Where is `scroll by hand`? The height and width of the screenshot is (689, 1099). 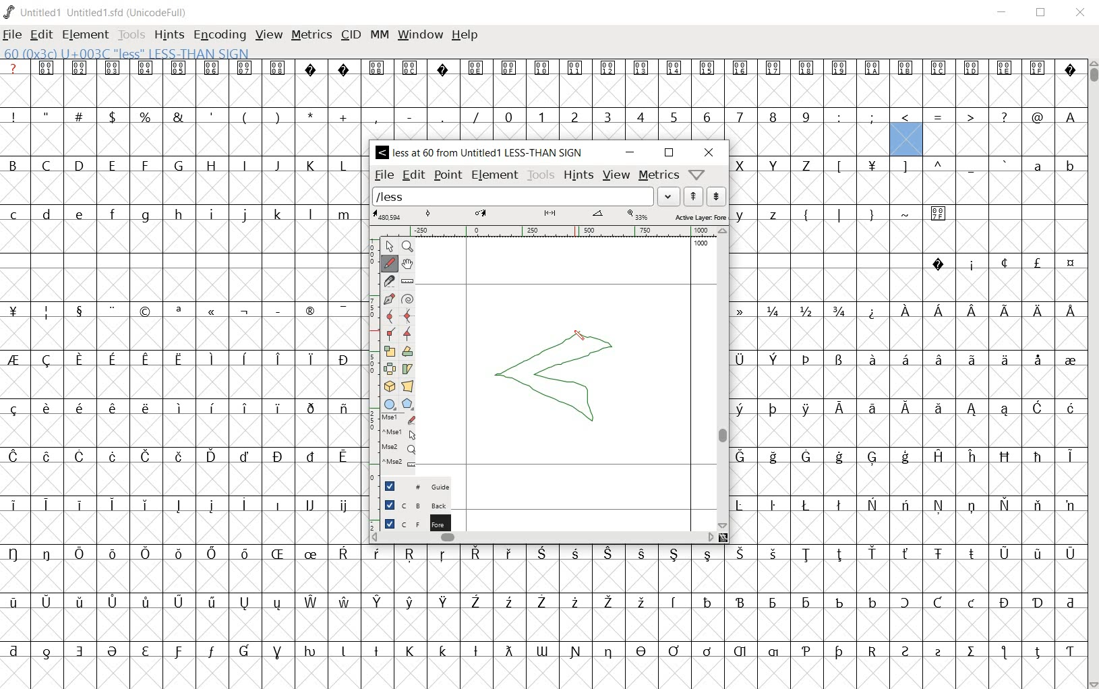
scroll by hand is located at coordinates (407, 264).